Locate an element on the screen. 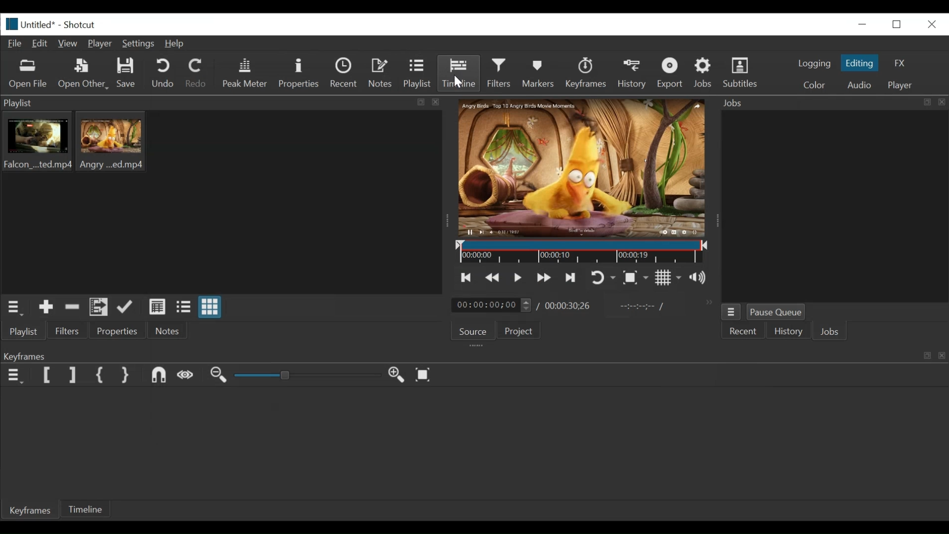 The width and height of the screenshot is (949, 534). Open file is located at coordinates (28, 74).